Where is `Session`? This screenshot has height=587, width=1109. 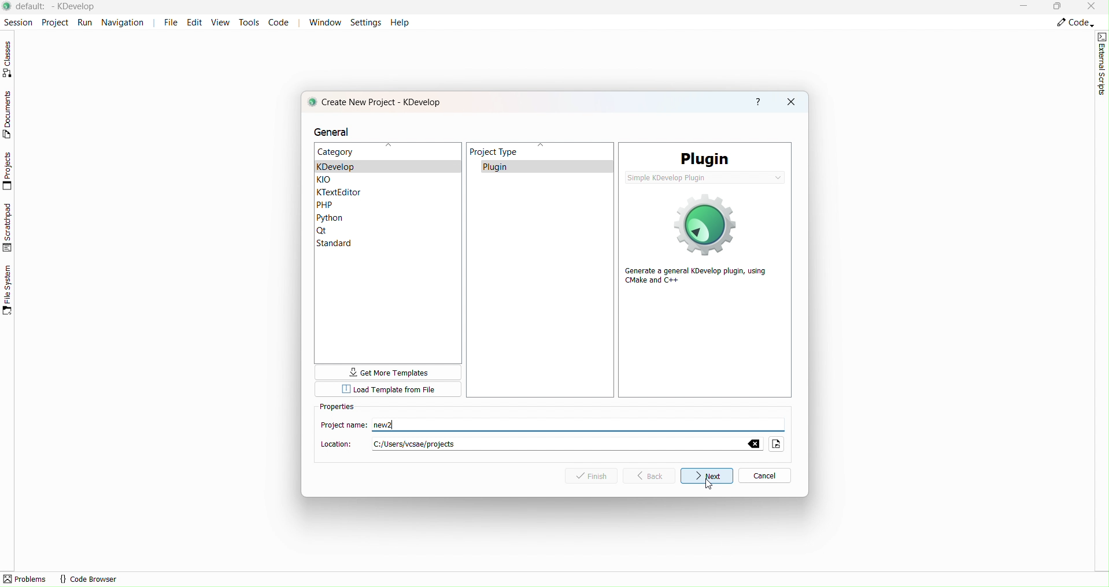
Session is located at coordinates (17, 21).